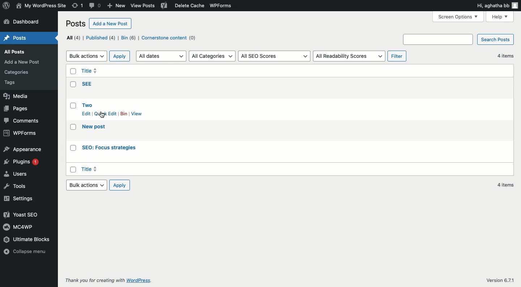 The width and height of the screenshot is (521, 287). Describe the element at coordinates (24, 22) in the screenshot. I see `Dashboard` at that location.